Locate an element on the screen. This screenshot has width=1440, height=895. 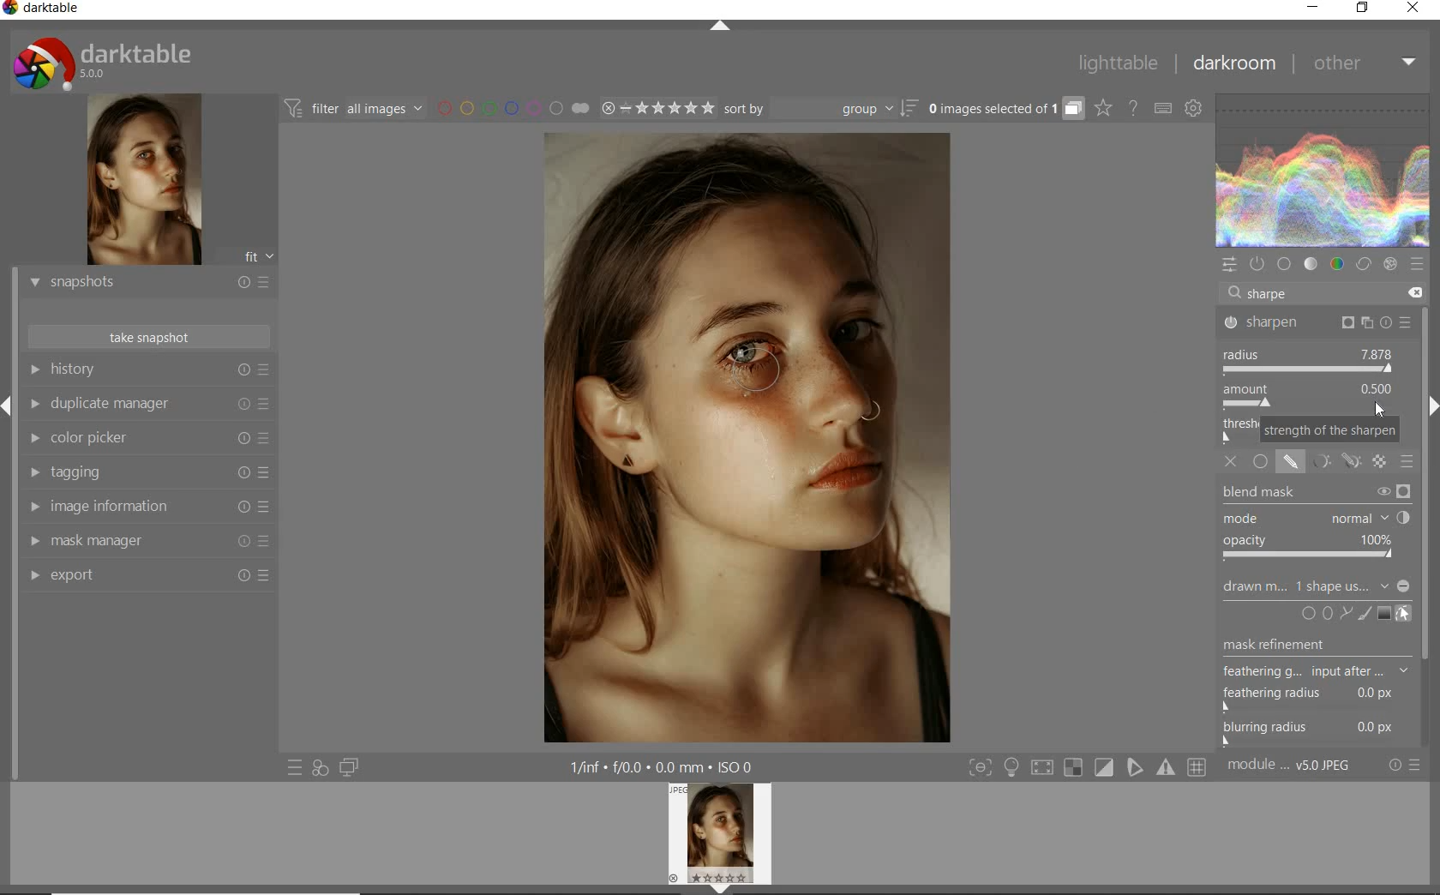
tagging is located at coordinates (145, 473).